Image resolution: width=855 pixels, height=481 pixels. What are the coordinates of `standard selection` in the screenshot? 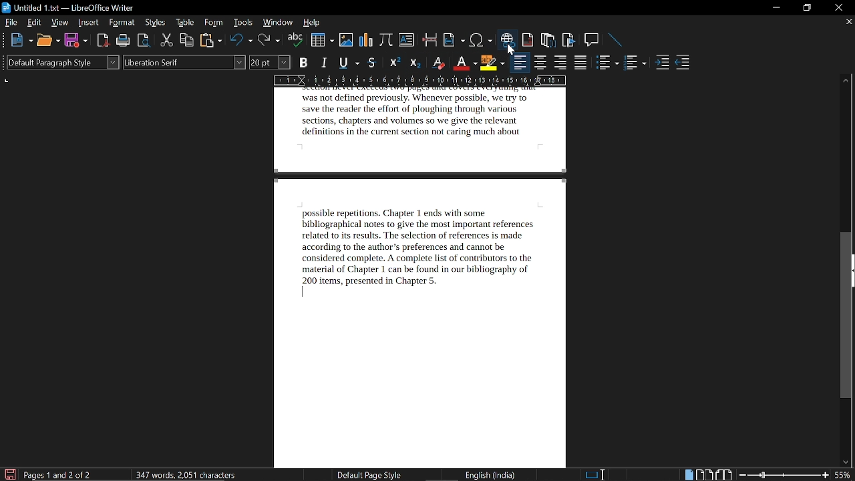 It's located at (598, 474).